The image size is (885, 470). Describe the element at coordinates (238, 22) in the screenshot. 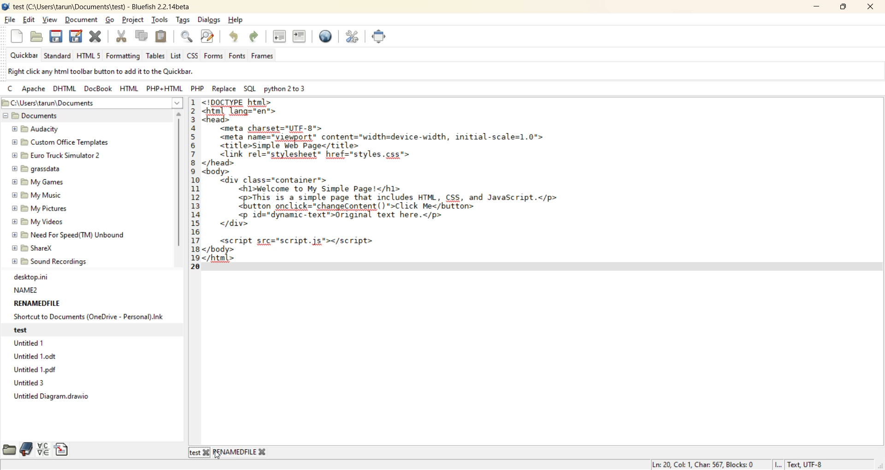

I see `help` at that location.